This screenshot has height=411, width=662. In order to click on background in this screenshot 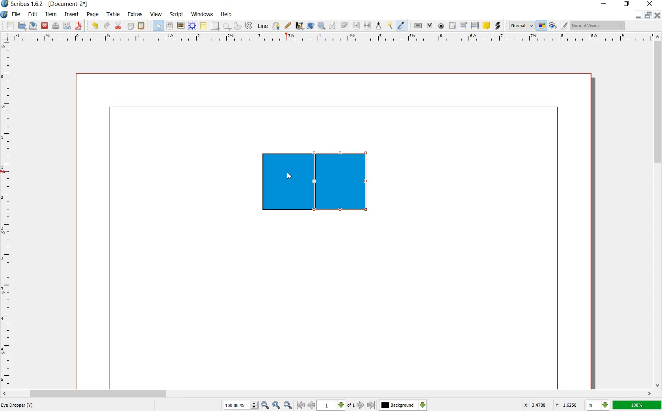, I will do `click(404, 405)`.